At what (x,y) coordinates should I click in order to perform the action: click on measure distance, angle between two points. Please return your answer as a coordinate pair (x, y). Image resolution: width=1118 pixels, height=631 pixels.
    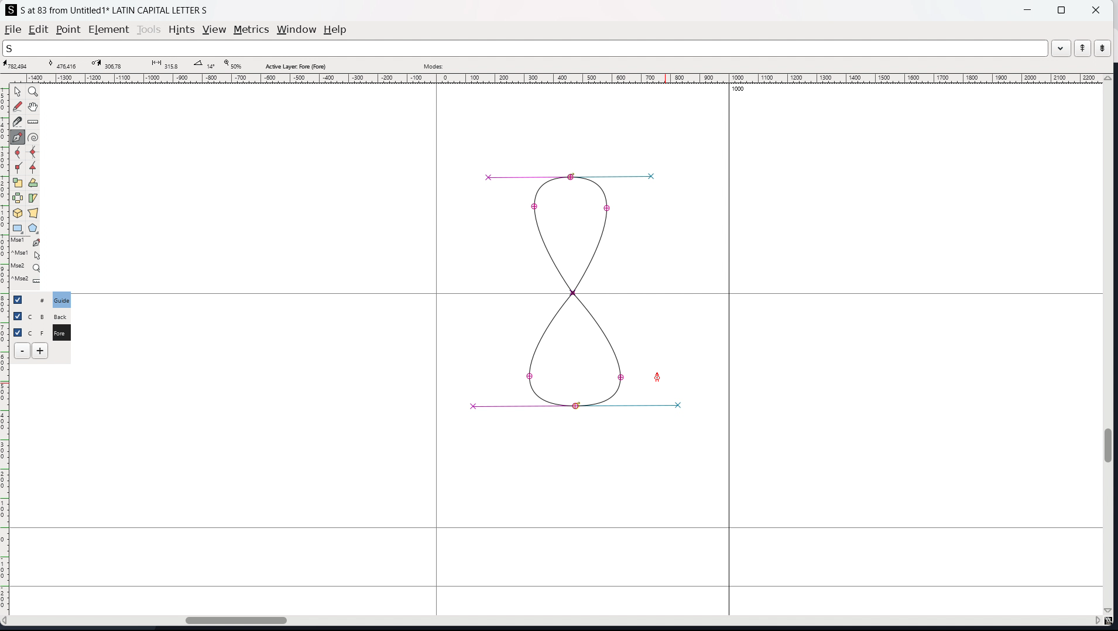
    Looking at the image, I should click on (33, 122).